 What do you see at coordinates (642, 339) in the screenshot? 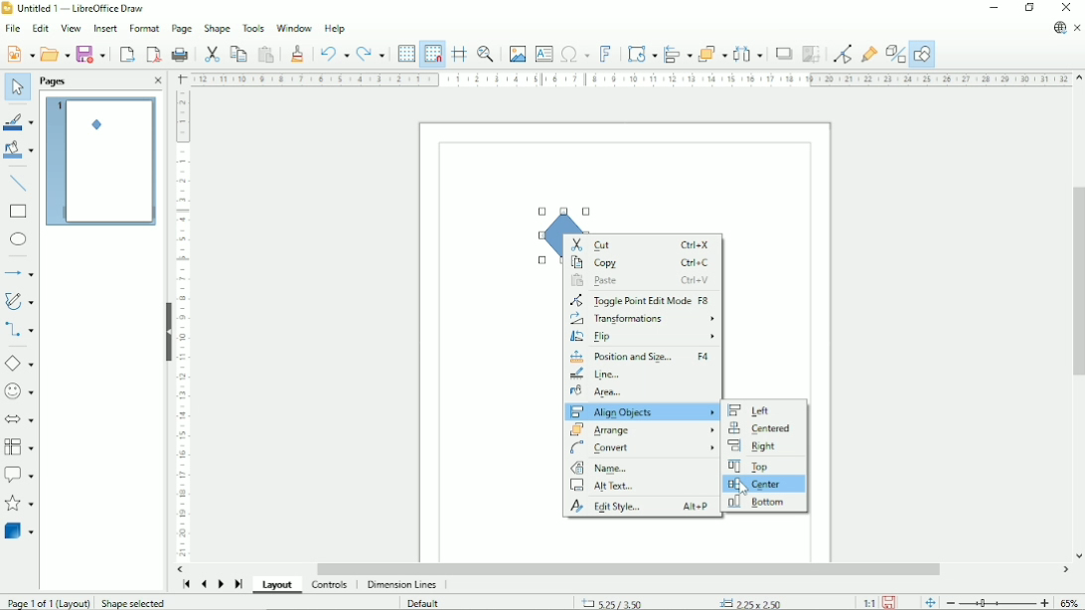
I see `Flip` at bounding box center [642, 339].